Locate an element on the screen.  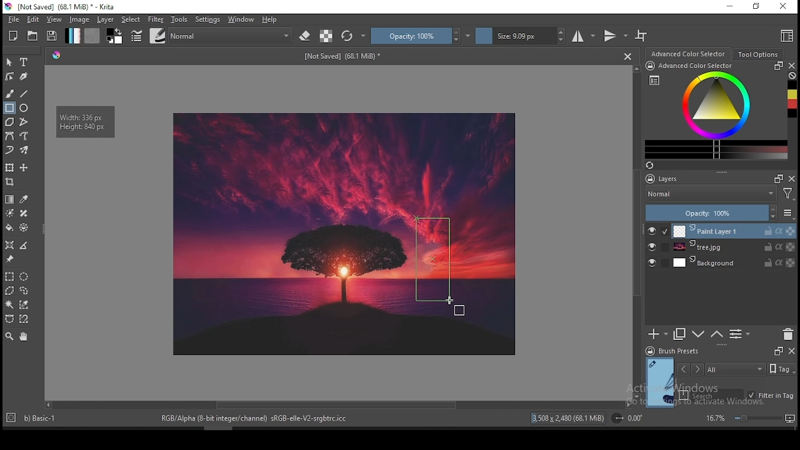
enclose and fill tool is located at coordinates (26, 227).